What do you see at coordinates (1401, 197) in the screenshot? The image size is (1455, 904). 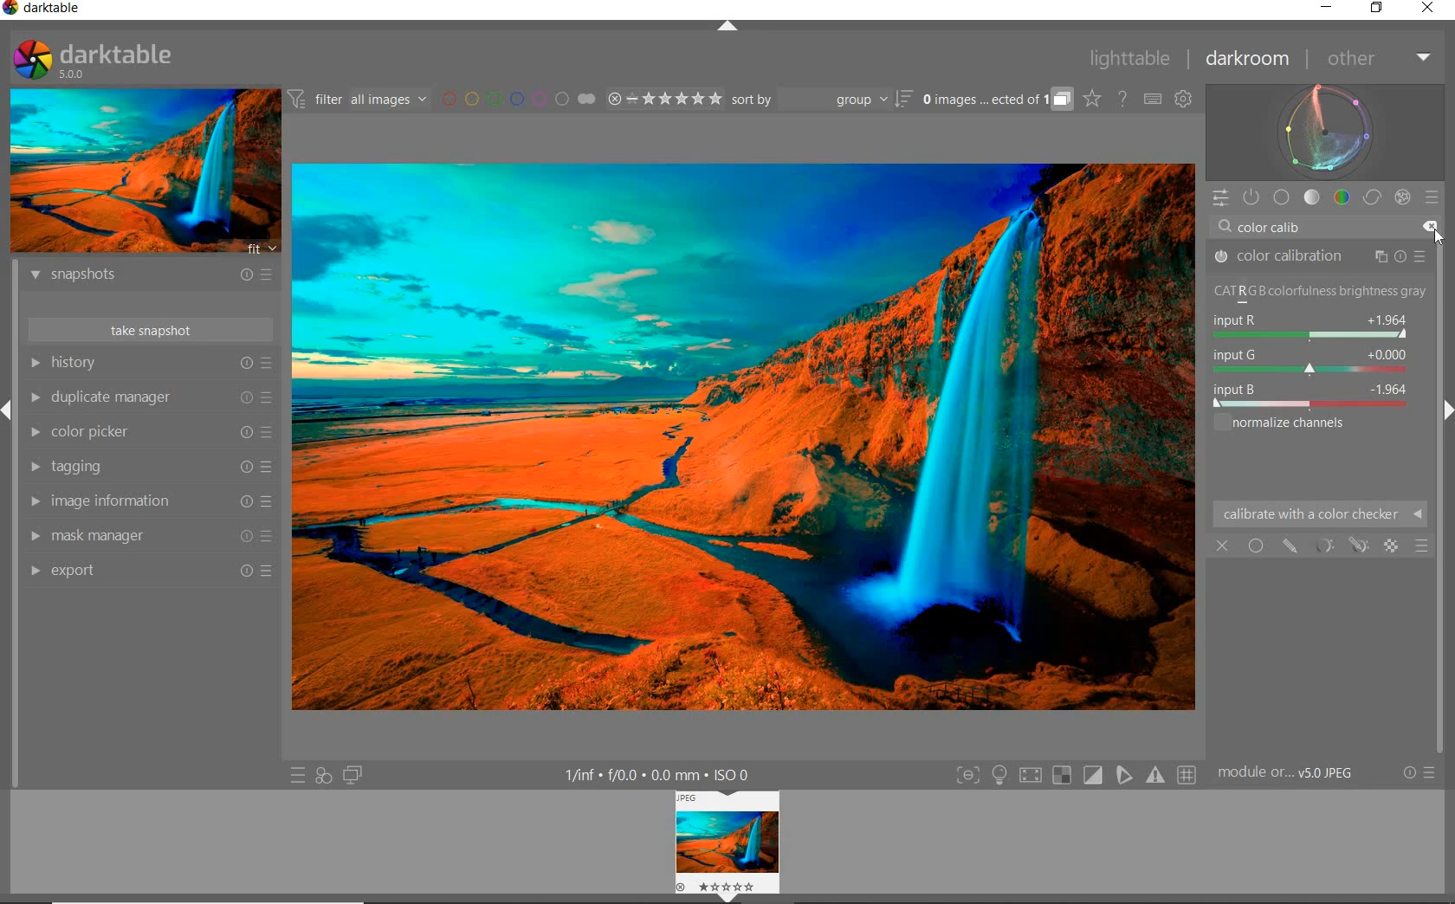 I see `effect` at bounding box center [1401, 197].